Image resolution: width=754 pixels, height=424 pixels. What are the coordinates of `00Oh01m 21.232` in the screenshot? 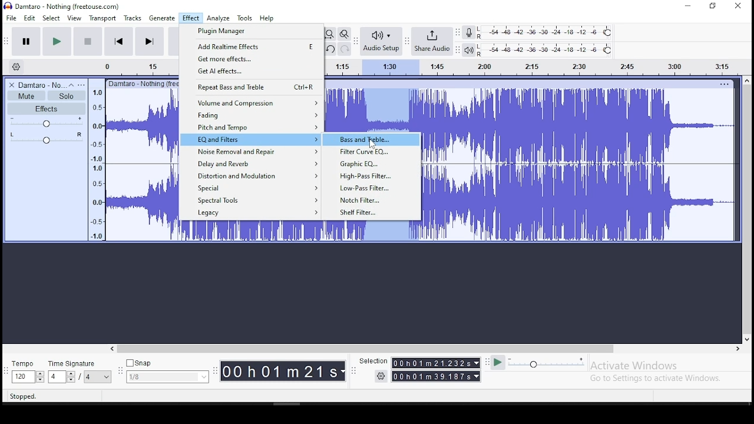 It's located at (431, 363).